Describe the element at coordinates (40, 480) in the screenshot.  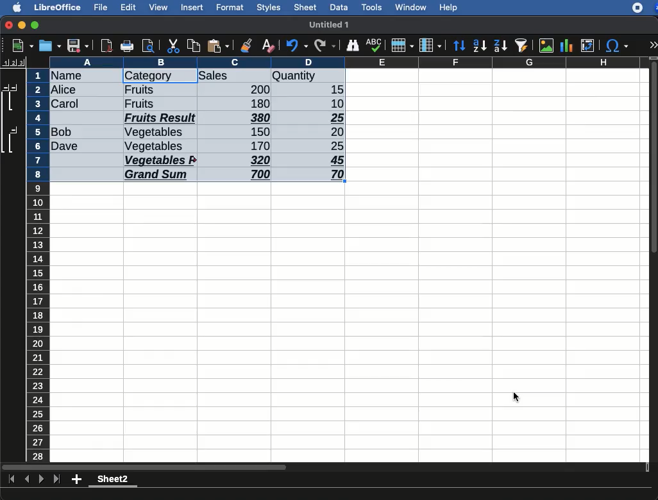
I see `next sheet` at that location.